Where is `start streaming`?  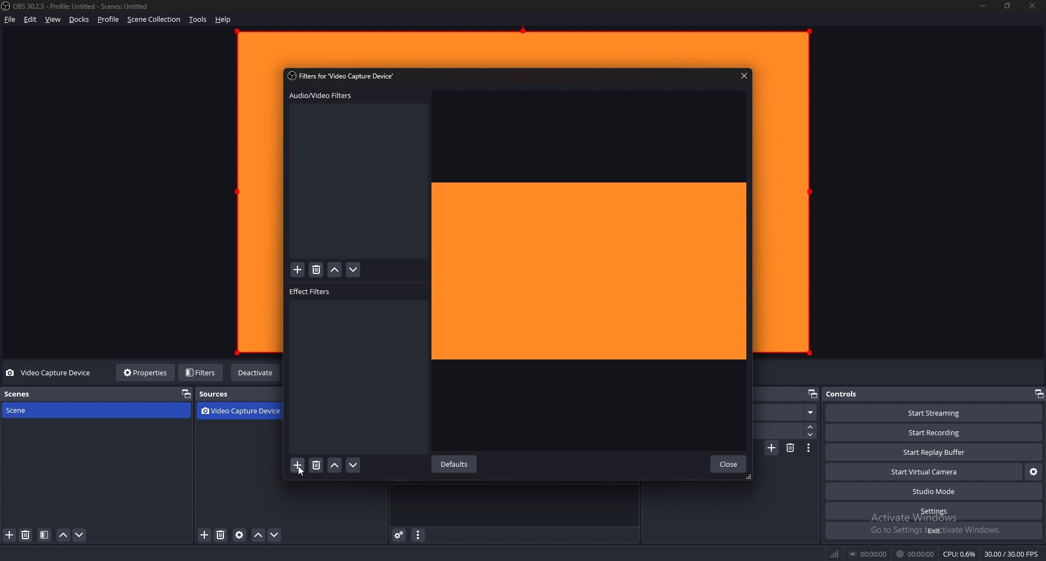
start streaming is located at coordinates (934, 413).